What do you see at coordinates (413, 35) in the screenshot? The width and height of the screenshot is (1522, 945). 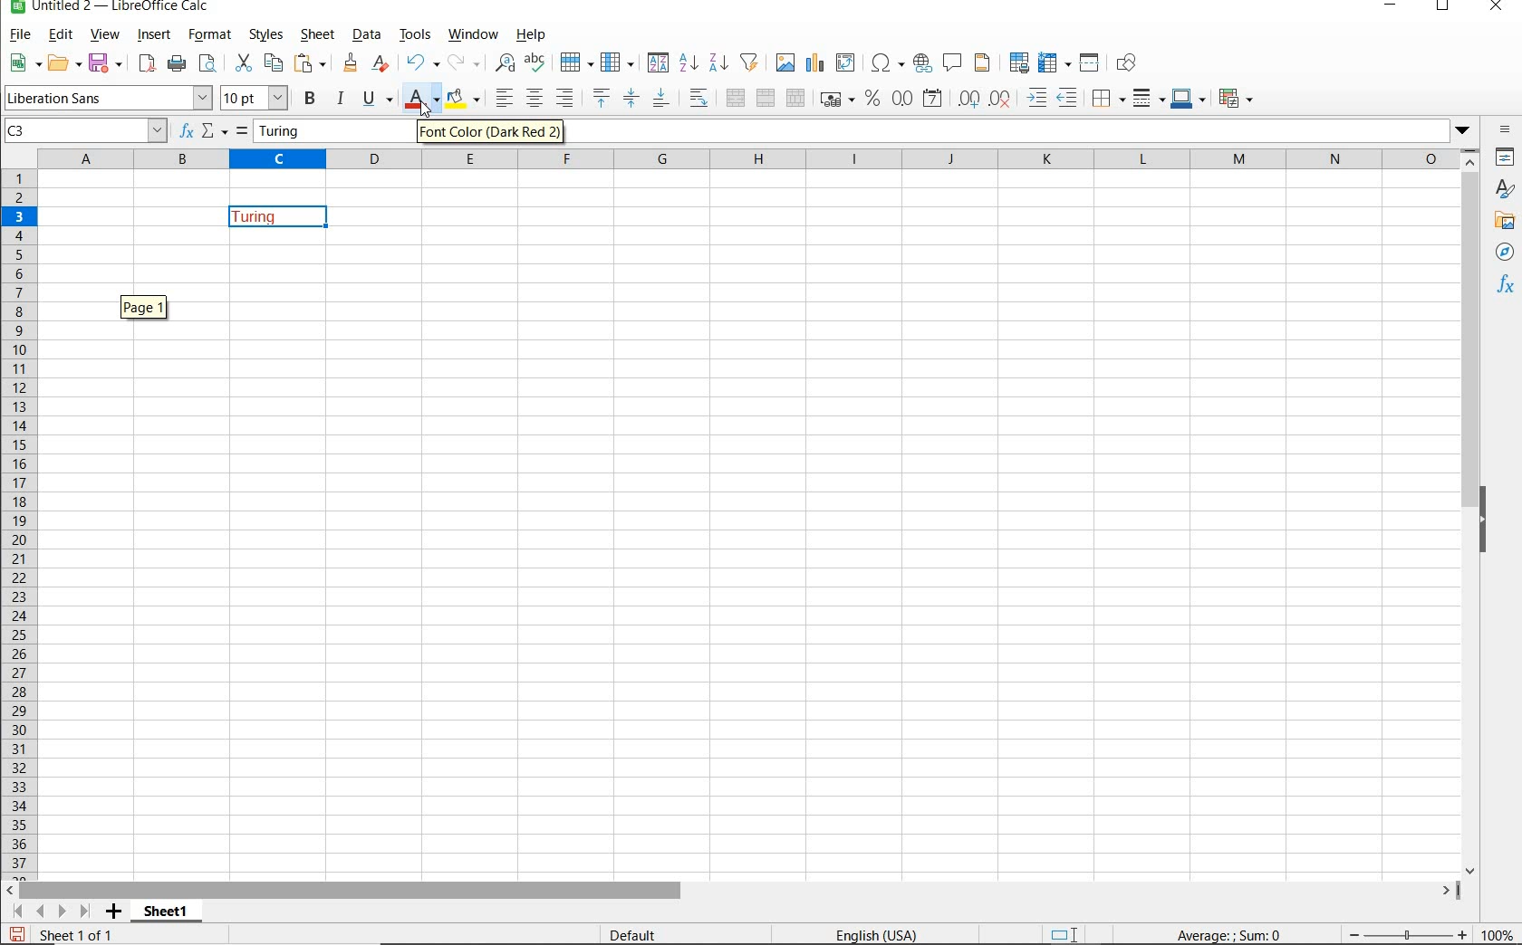 I see `TOOLS` at bounding box center [413, 35].